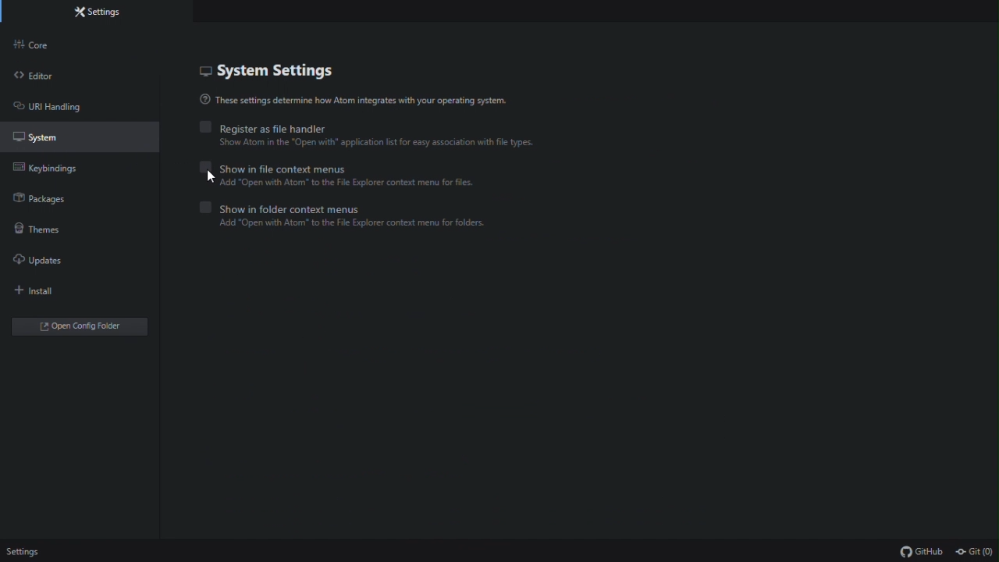 Image resolution: width=999 pixels, height=562 pixels. Describe the element at coordinates (921, 552) in the screenshot. I see `github` at that location.